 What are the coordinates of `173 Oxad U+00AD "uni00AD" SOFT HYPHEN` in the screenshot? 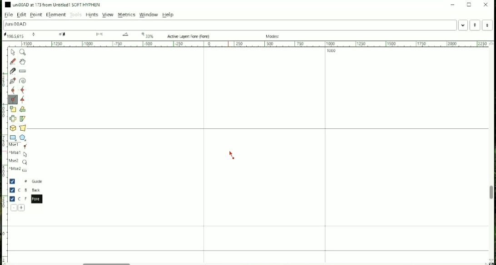 It's located at (14, 35).